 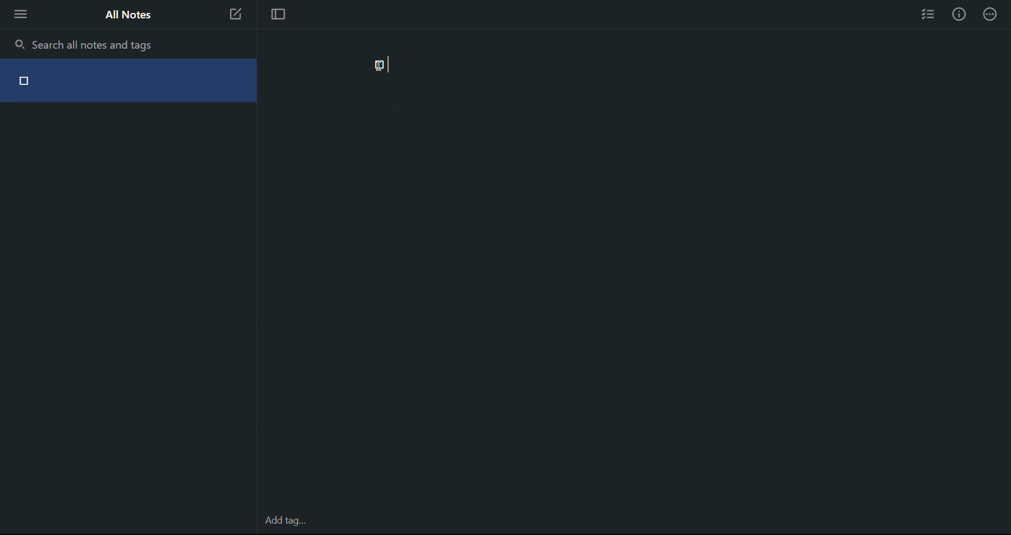 I want to click on Info, so click(x=995, y=14).